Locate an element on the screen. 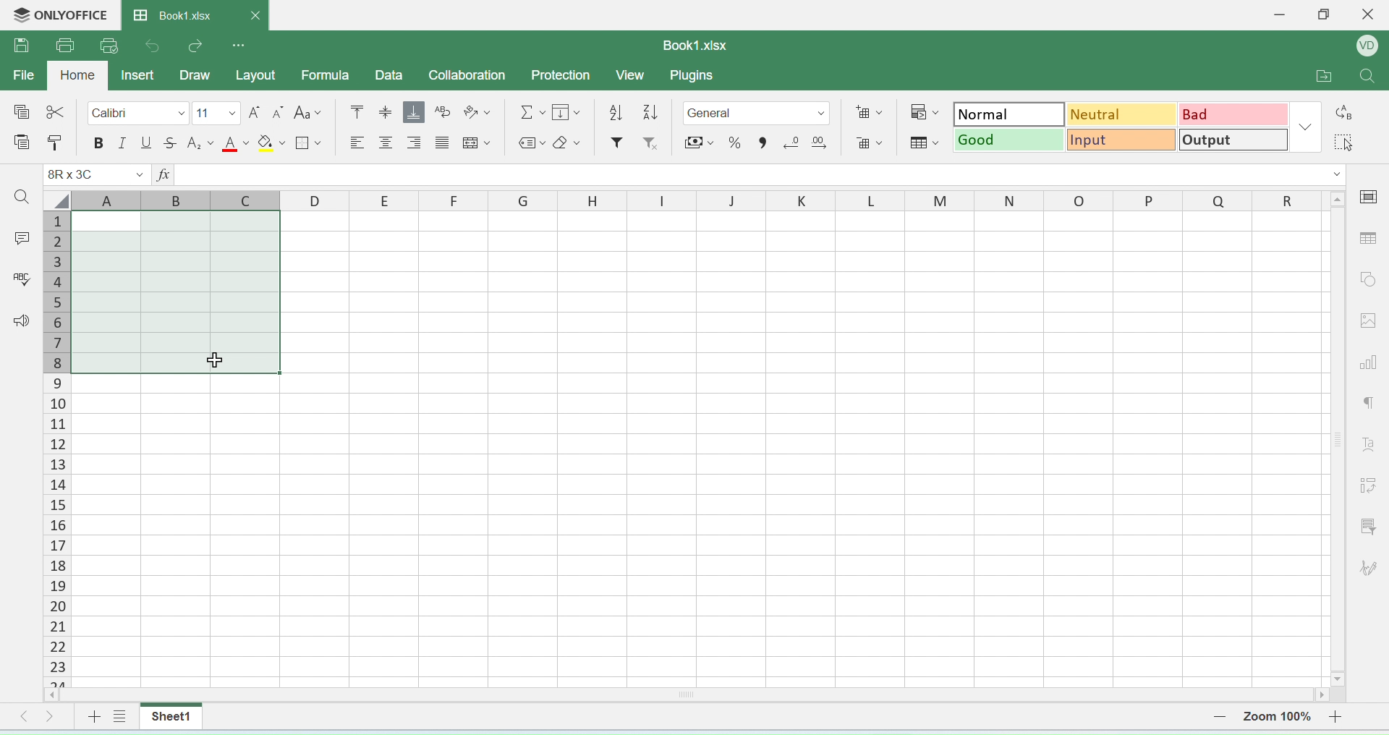 The width and height of the screenshot is (1389, 735). format as table template is located at coordinates (922, 140).